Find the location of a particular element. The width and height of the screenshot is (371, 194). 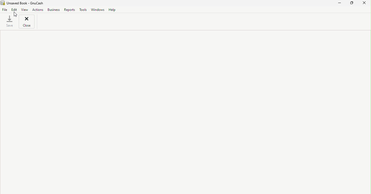

Reports is located at coordinates (69, 10).